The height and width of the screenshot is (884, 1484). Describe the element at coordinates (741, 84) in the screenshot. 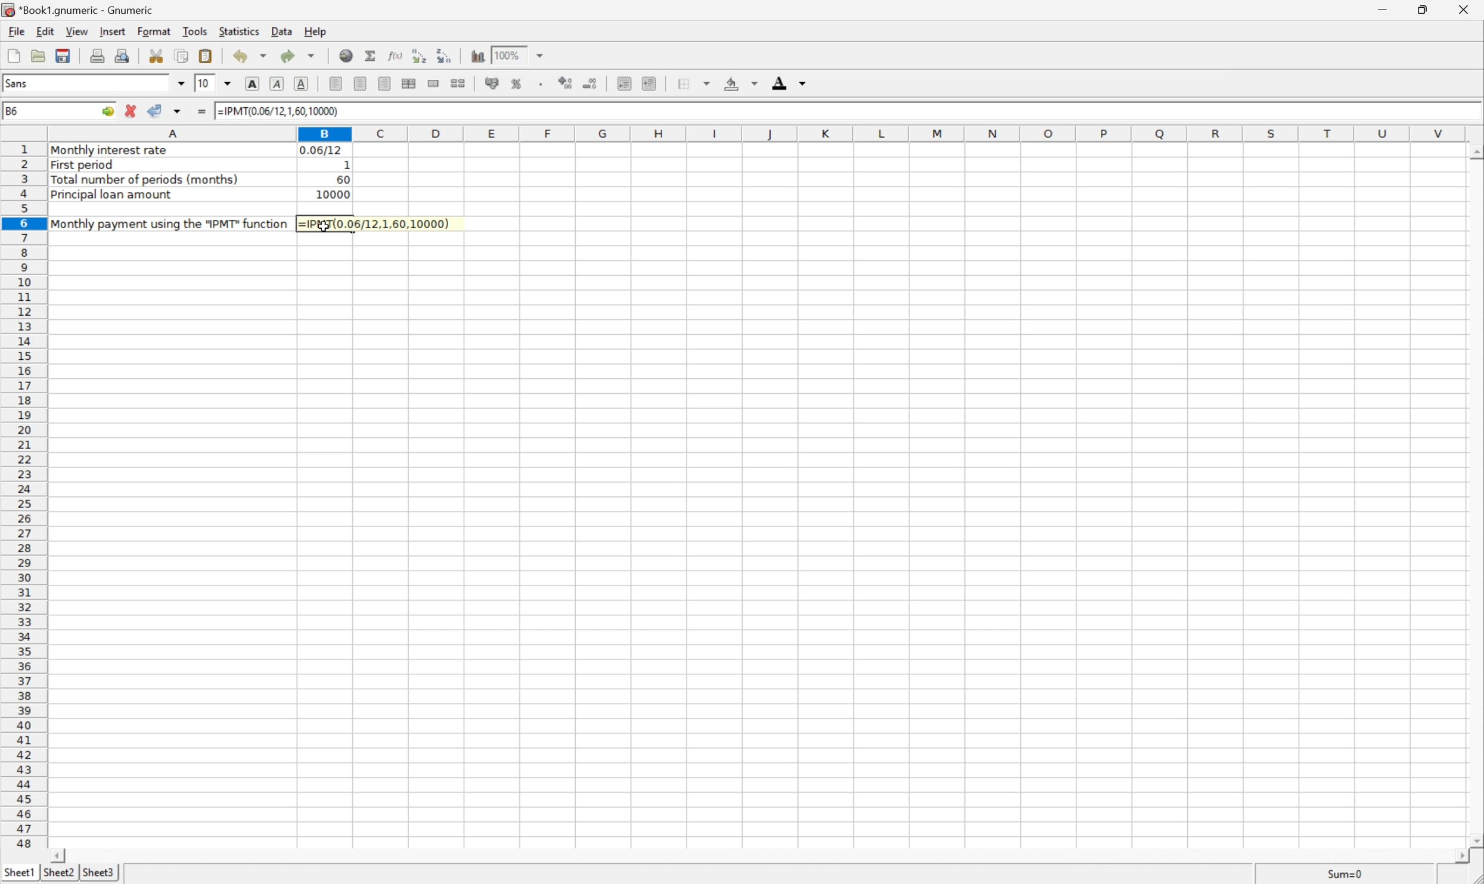

I see `Background` at that location.